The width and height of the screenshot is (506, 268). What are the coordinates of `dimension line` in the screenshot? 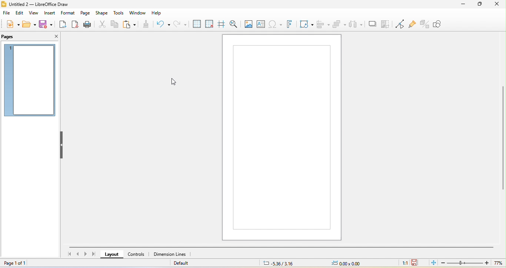 It's located at (170, 255).